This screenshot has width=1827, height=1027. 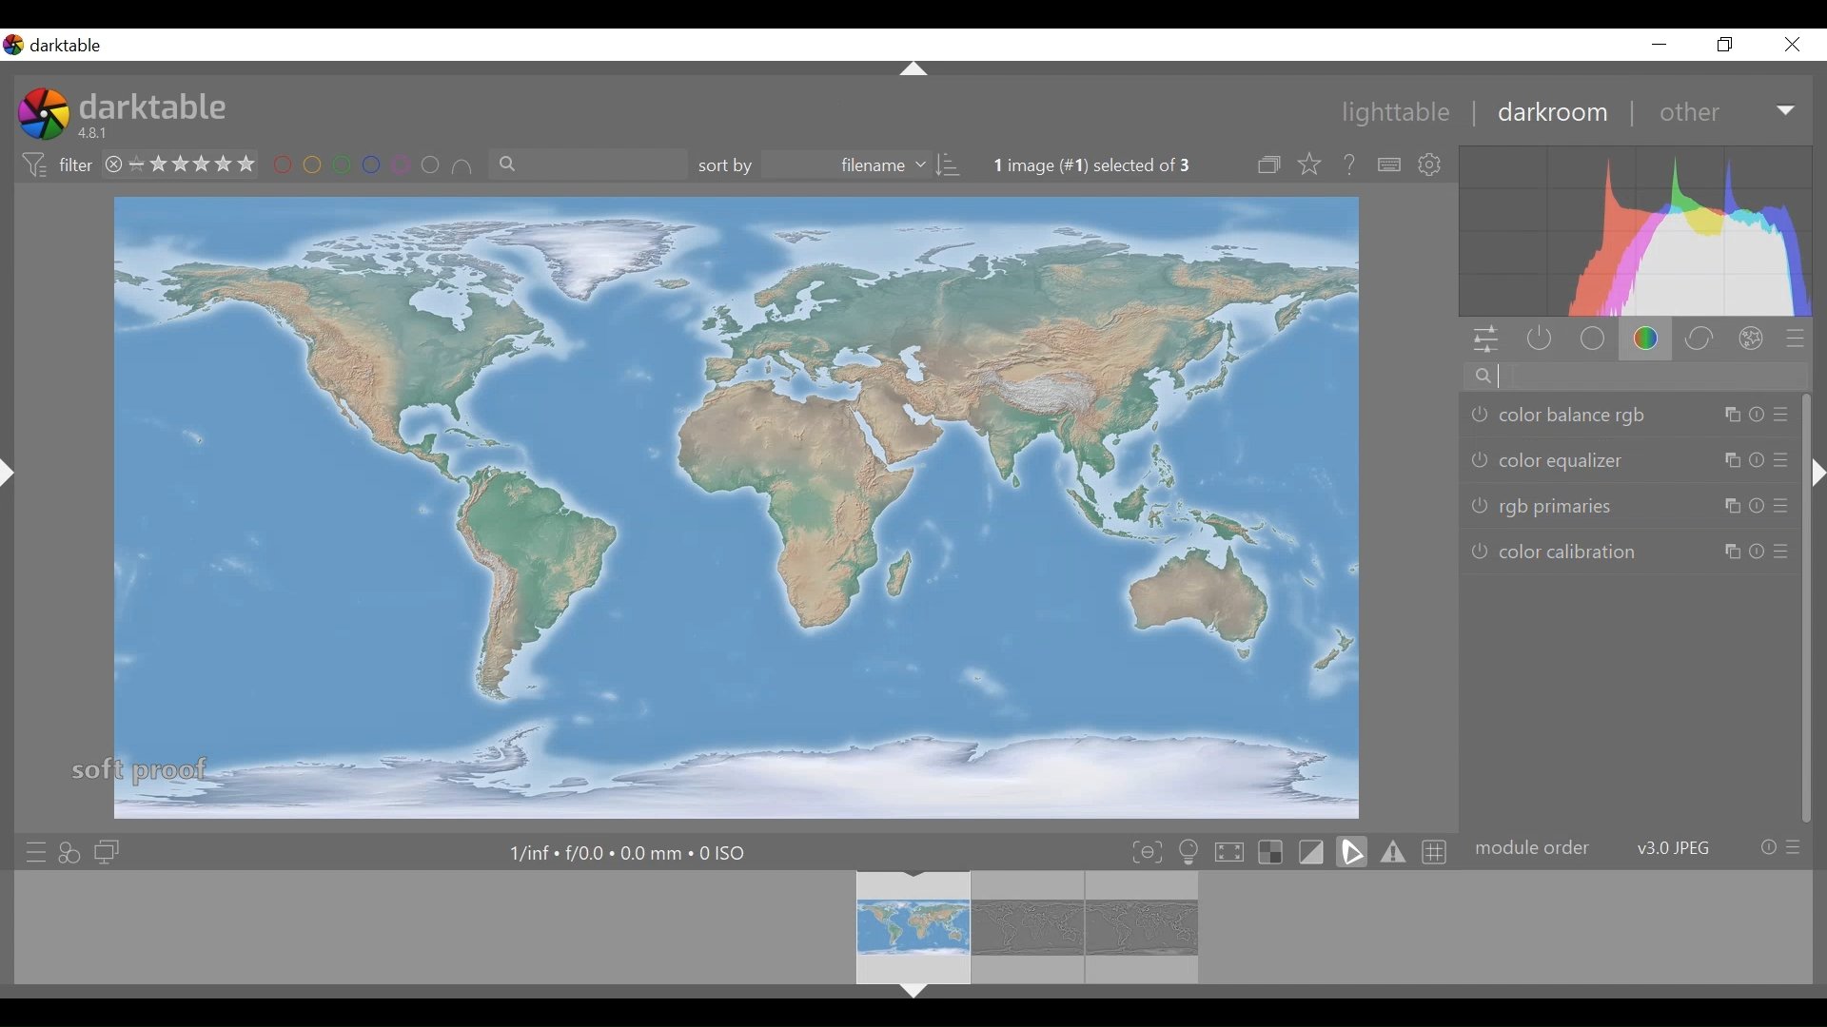 What do you see at coordinates (1700, 339) in the screenshot?
I see `correct` at bounding box center [1700, 339].